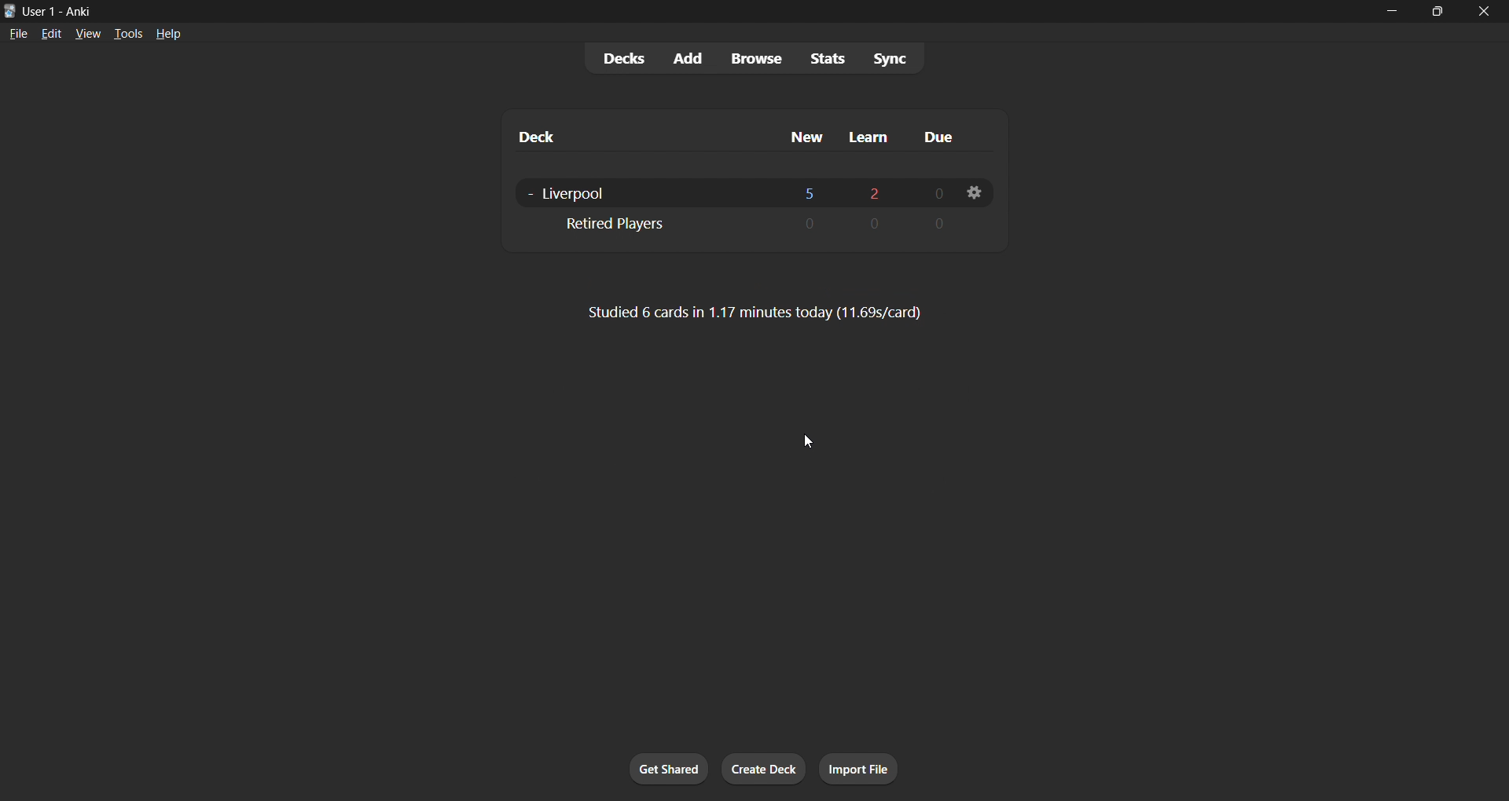 This screenshot has width=1509, height=801. I want to click on deck name column, so click(621, 139).